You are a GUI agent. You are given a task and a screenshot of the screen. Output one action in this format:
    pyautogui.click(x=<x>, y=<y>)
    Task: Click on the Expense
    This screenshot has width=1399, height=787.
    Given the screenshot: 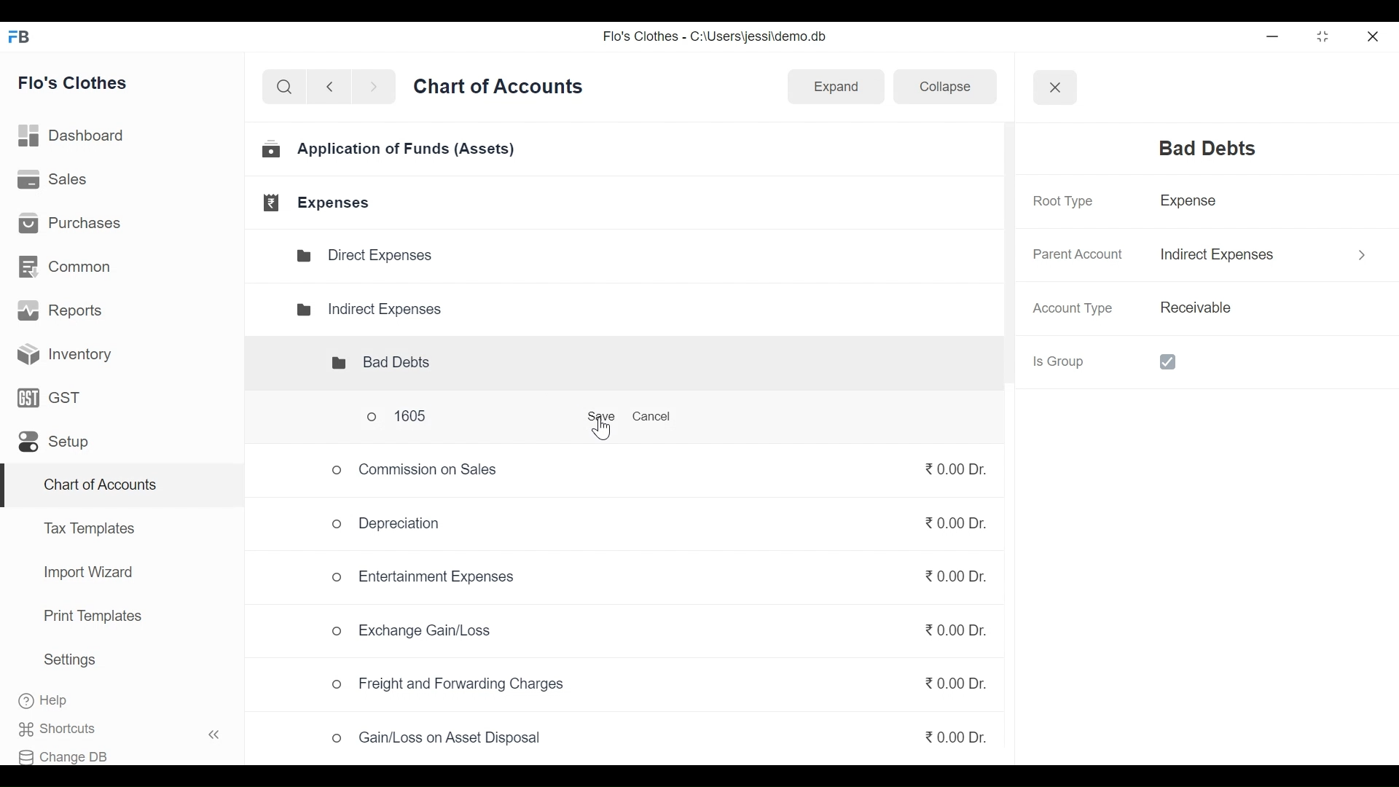 What is the action you would take?
    pyautogui.click(x=1194, y=204)
    